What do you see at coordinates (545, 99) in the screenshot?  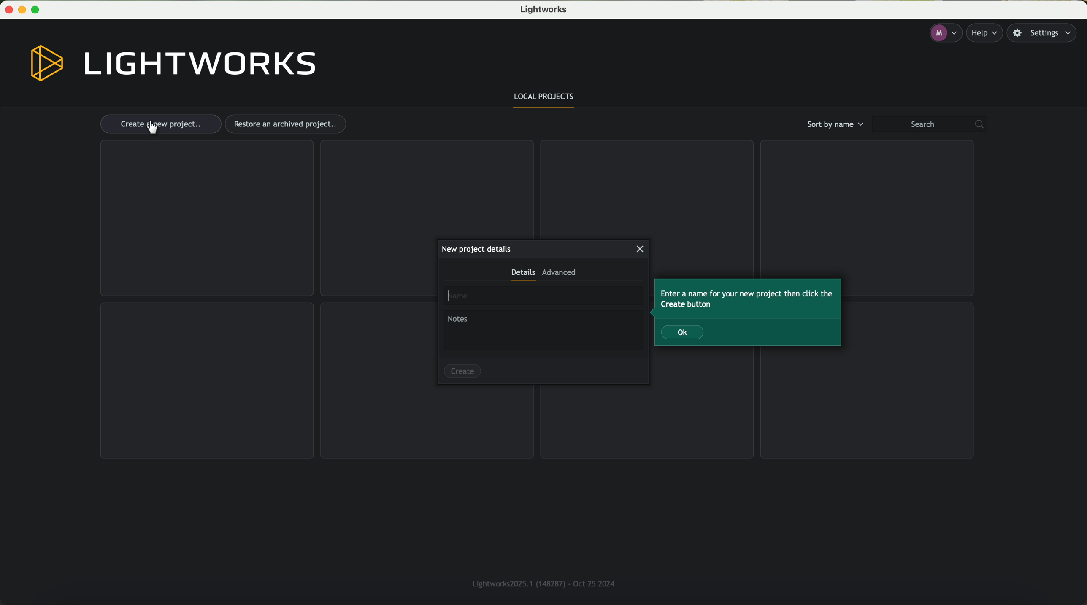 I see `local projects` at bounding box center [545, 99].